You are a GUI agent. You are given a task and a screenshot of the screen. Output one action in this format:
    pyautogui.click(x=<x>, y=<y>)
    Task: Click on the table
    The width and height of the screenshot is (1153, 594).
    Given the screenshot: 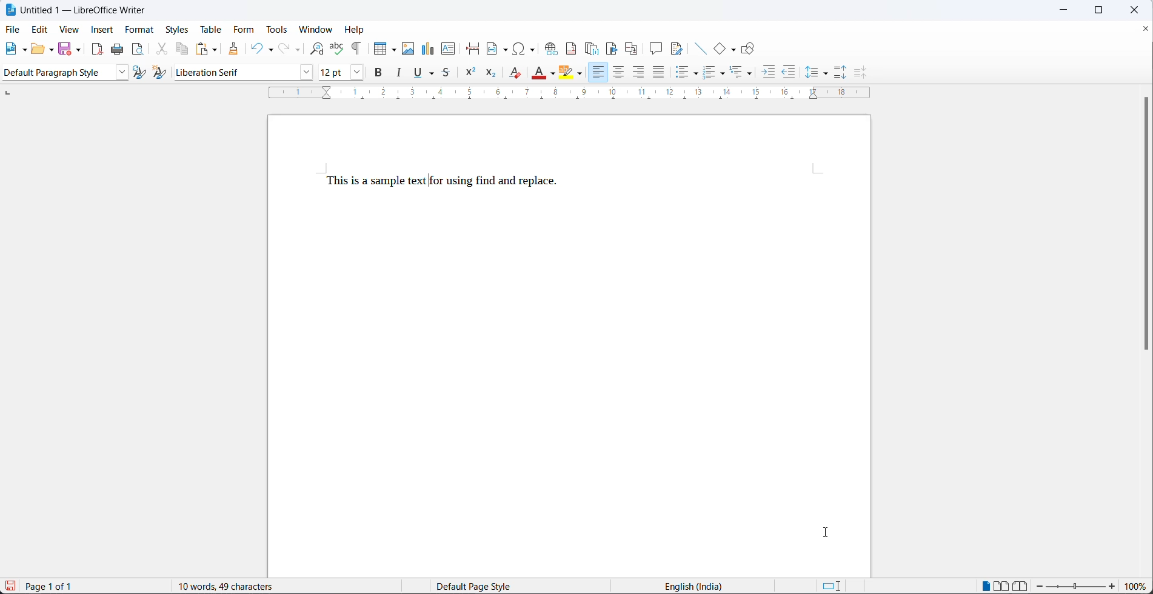 What is the action you would take?
    pyautogui.click(x=209, y=29)
    